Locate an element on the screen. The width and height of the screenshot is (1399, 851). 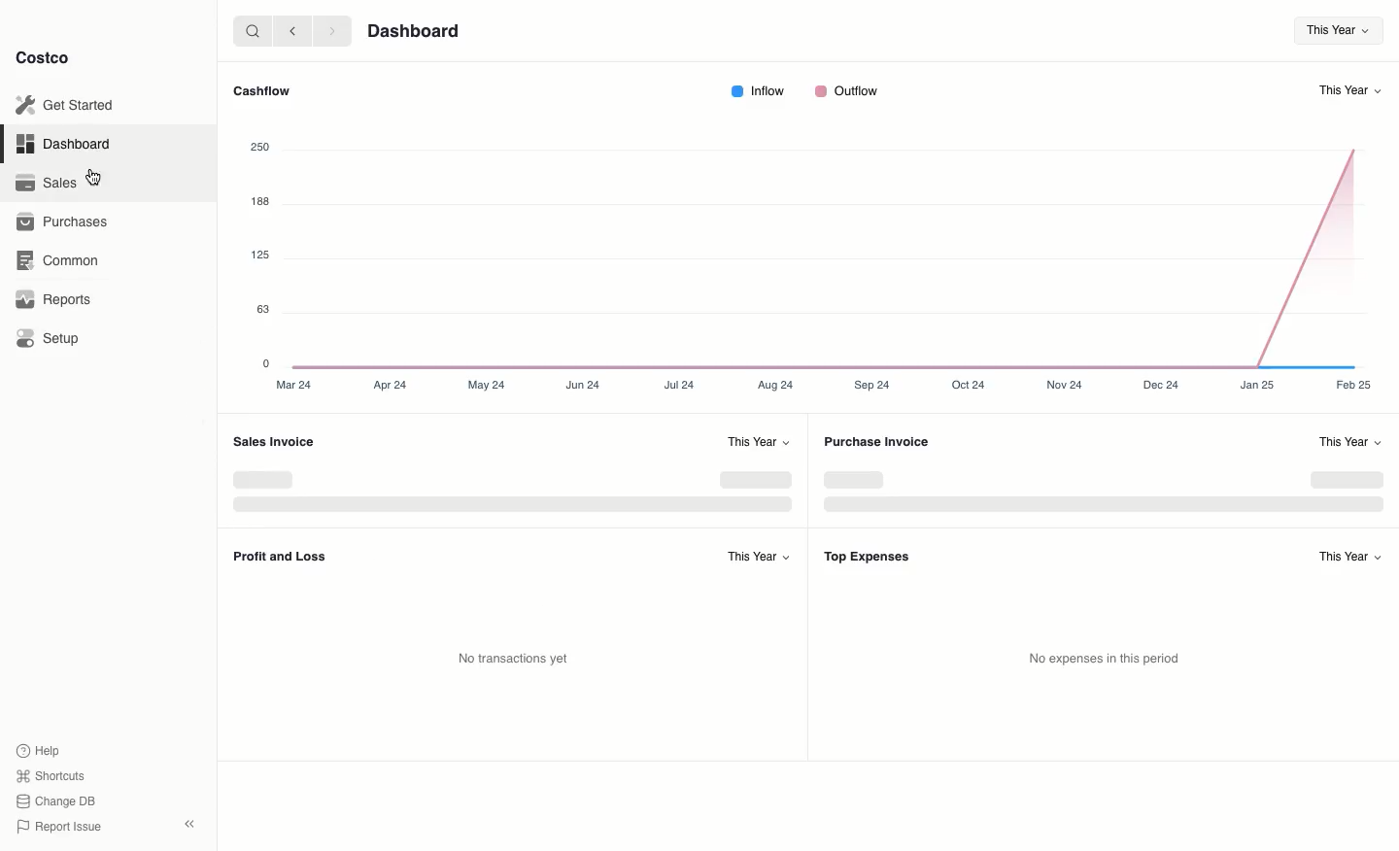
search is located at coordinates (249, 30).